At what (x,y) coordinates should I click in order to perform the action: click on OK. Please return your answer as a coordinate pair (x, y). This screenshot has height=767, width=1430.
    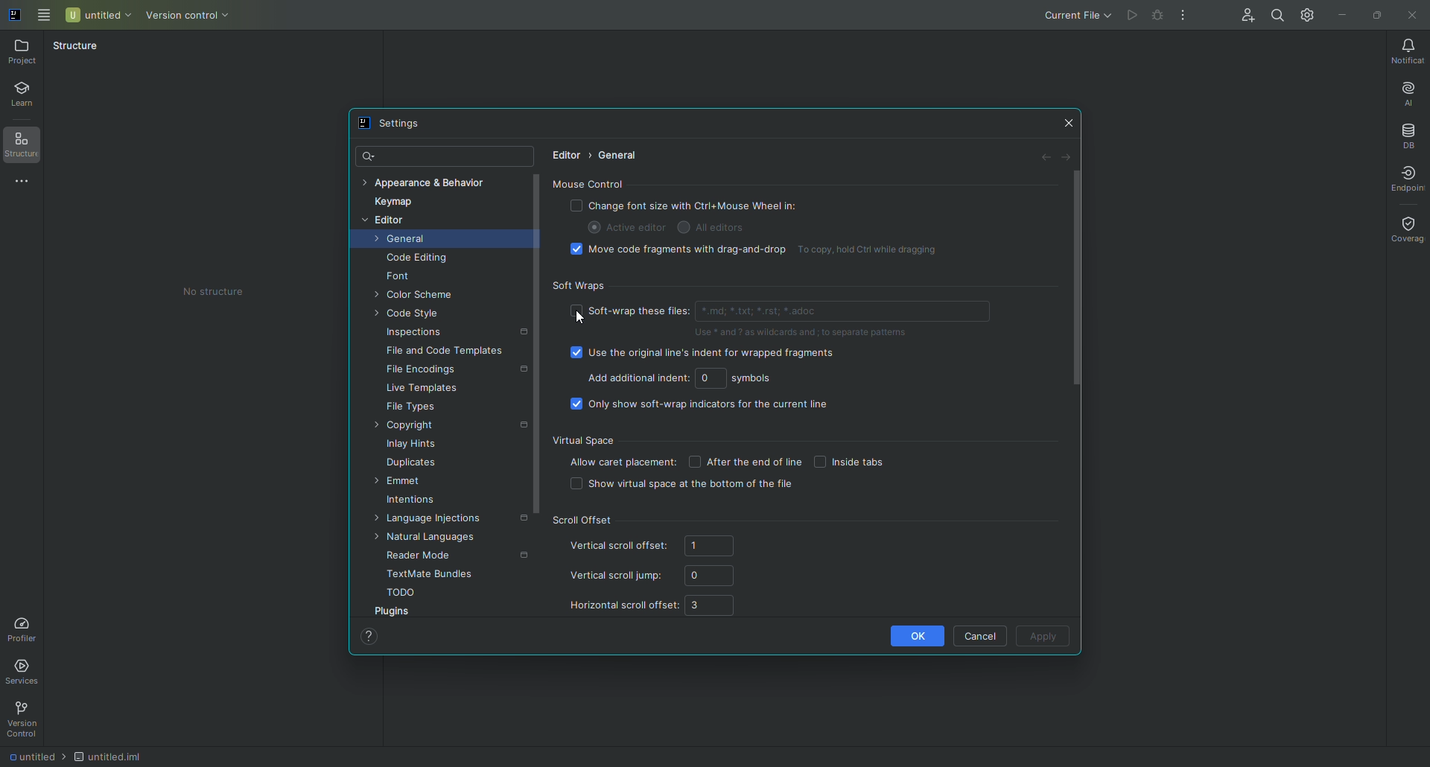
    Looking at the image, I should click on (909, 635).